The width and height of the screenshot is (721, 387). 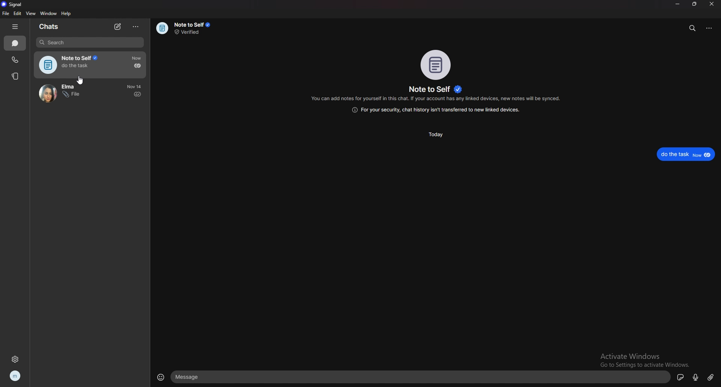 I want to click on voice message, so click(x=696, y=376).